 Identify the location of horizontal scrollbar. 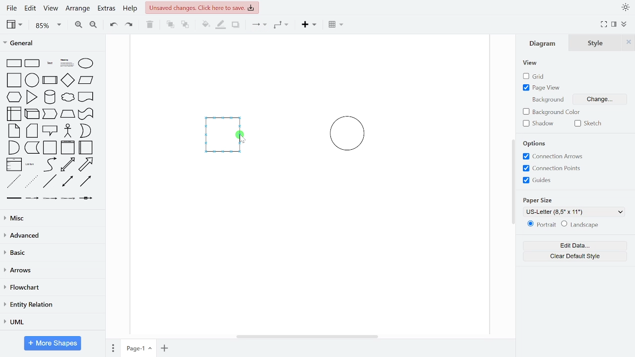
(309, 336).